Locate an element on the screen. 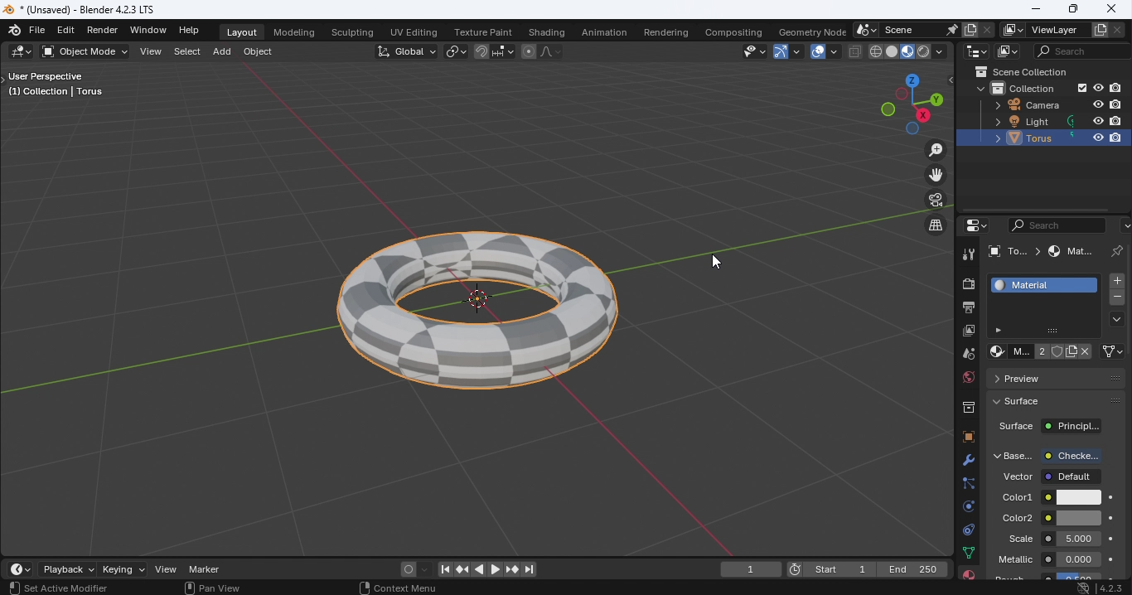 Image resolution: width=1132 pixels, height=595 pixels. Editor type is located at coordinates (23, 52).